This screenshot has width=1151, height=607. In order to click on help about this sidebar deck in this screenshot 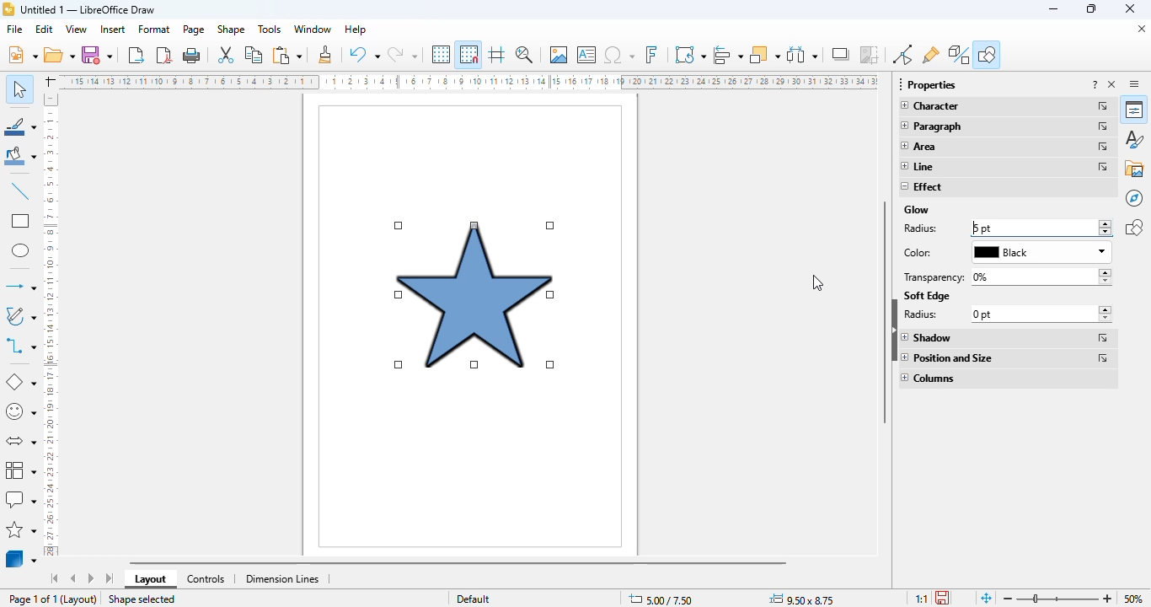, I will do `click(1095, 84)`.